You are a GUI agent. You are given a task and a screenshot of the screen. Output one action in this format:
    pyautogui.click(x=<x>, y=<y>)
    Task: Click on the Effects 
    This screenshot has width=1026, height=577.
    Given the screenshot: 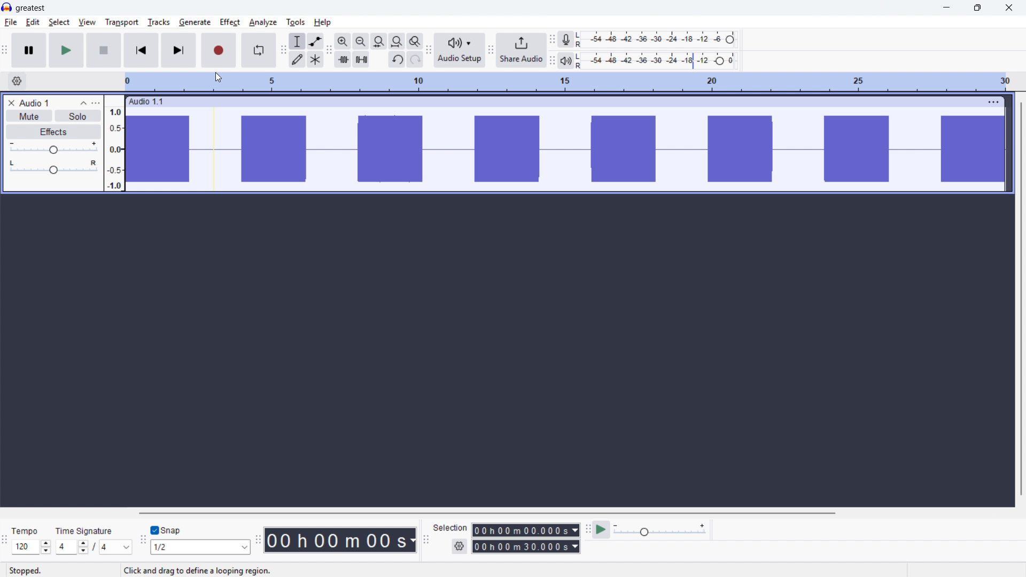 What is the action you would take?
    pyautogui.click(x=53, y=132)
    